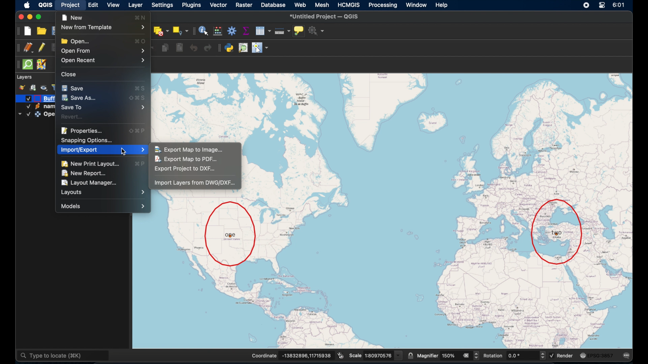 This screenshot has height=364, width=648. Describe the element at coordinates (231, 234) in the screenshot. I see `location one` at that location.